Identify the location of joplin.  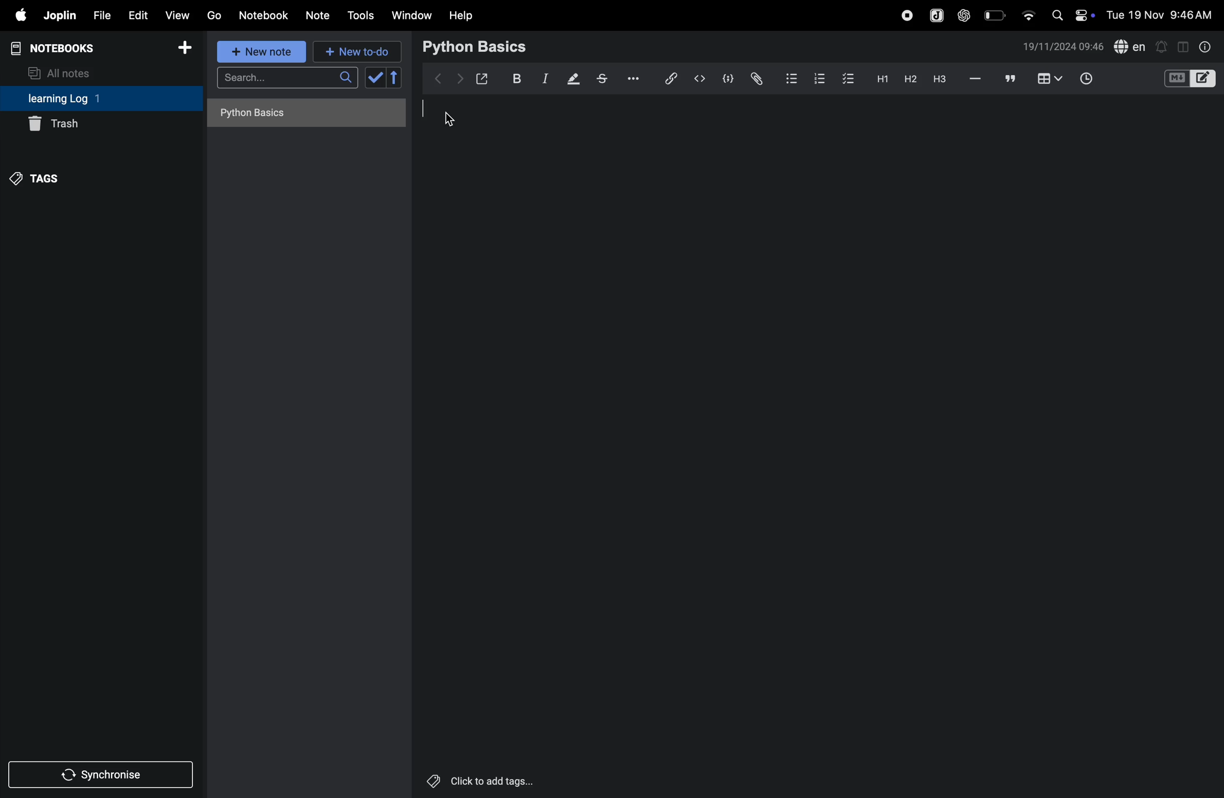
(935, 15).